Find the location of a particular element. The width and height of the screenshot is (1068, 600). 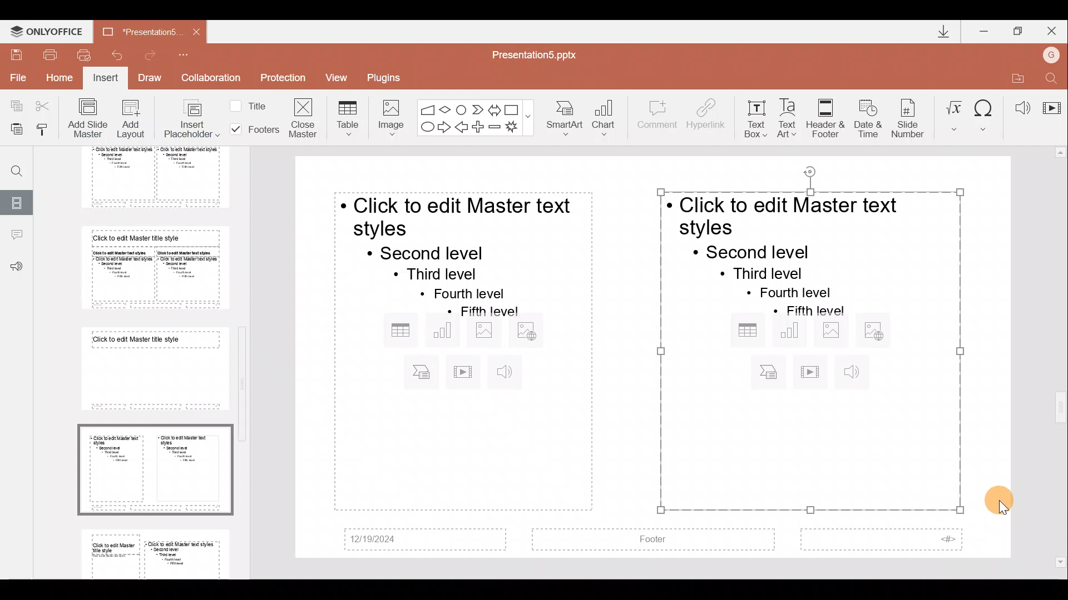

Minimize is located at coordinates (985, 29).